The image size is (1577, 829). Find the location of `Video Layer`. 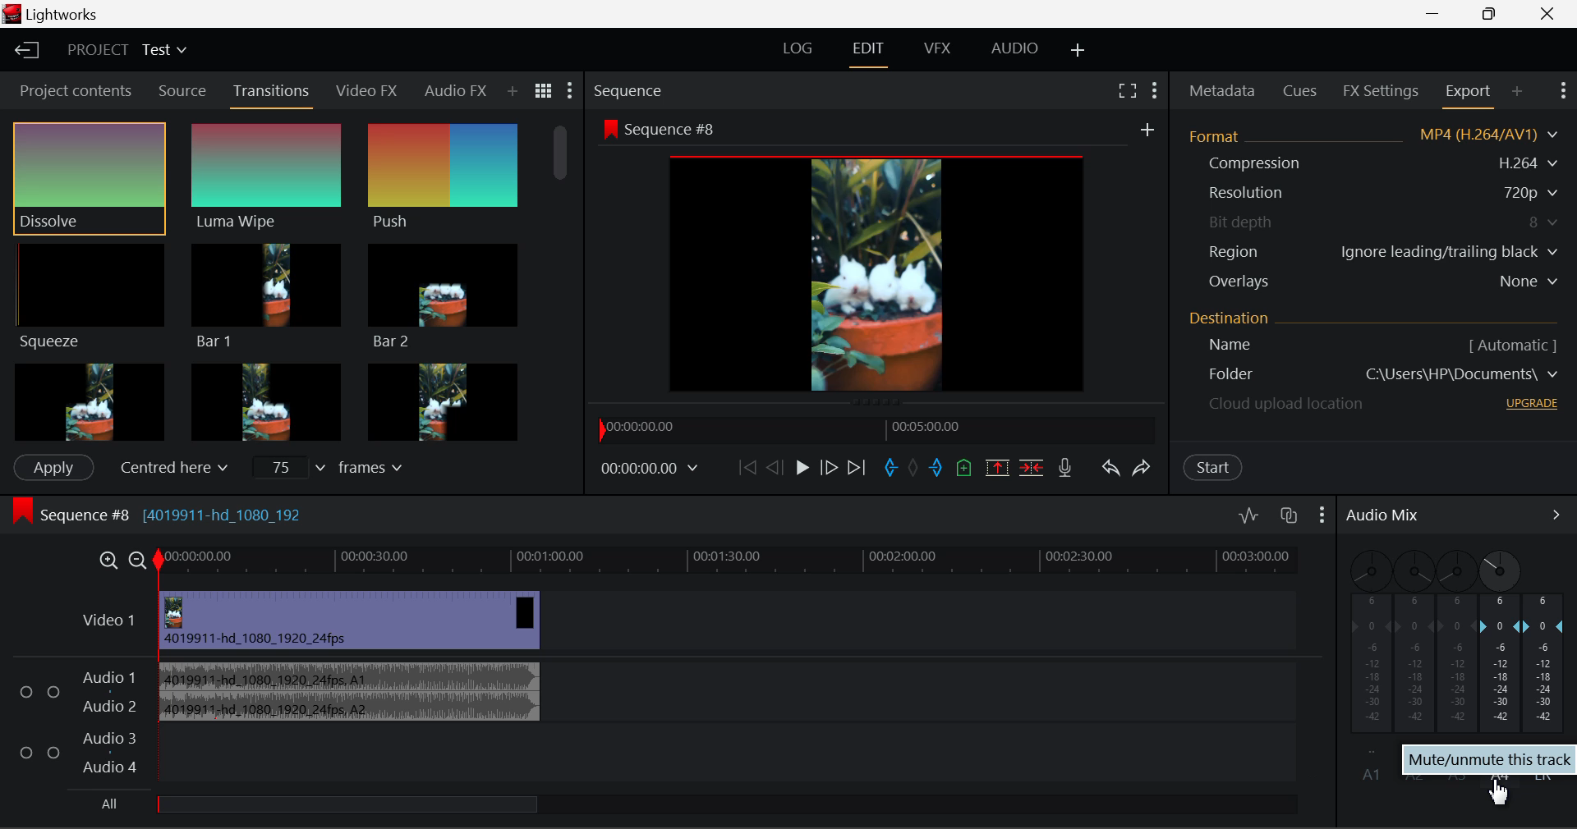

Video Layer is located at coordinates (704, 620).